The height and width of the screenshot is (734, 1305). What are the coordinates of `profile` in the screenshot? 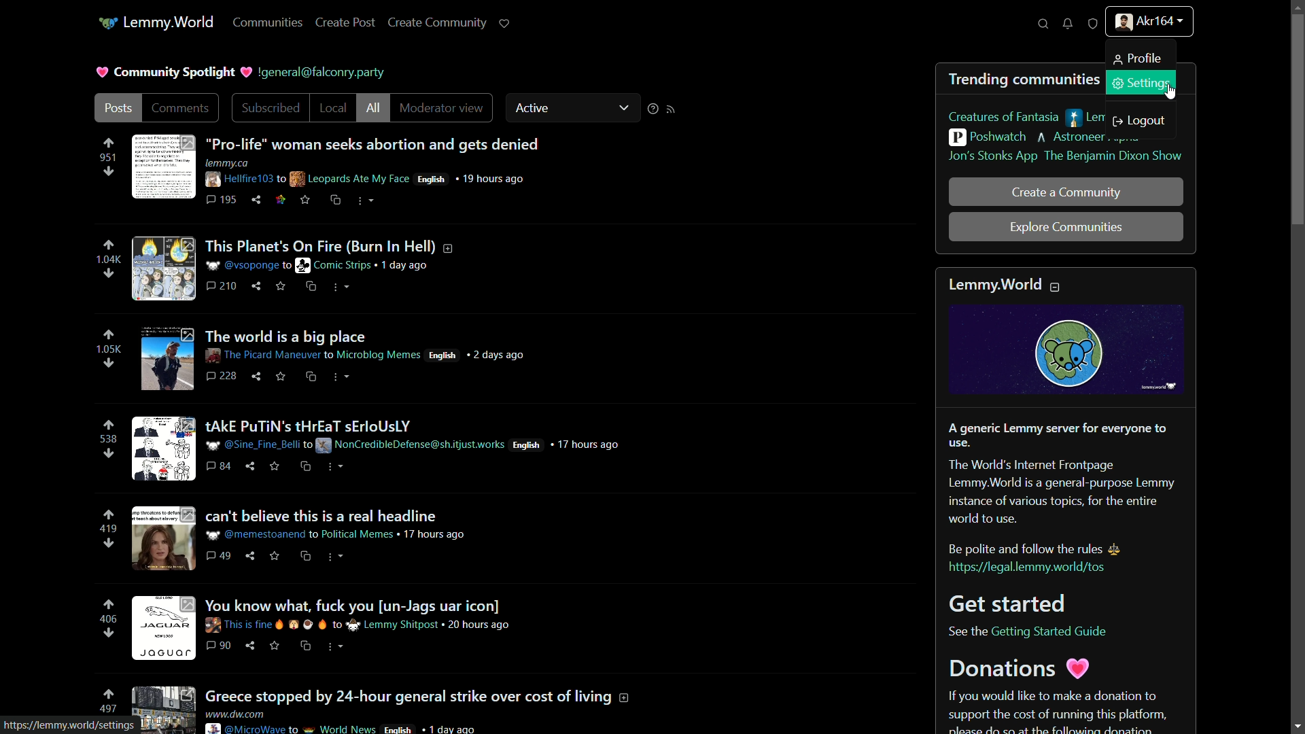 It's located at (1135, 58).